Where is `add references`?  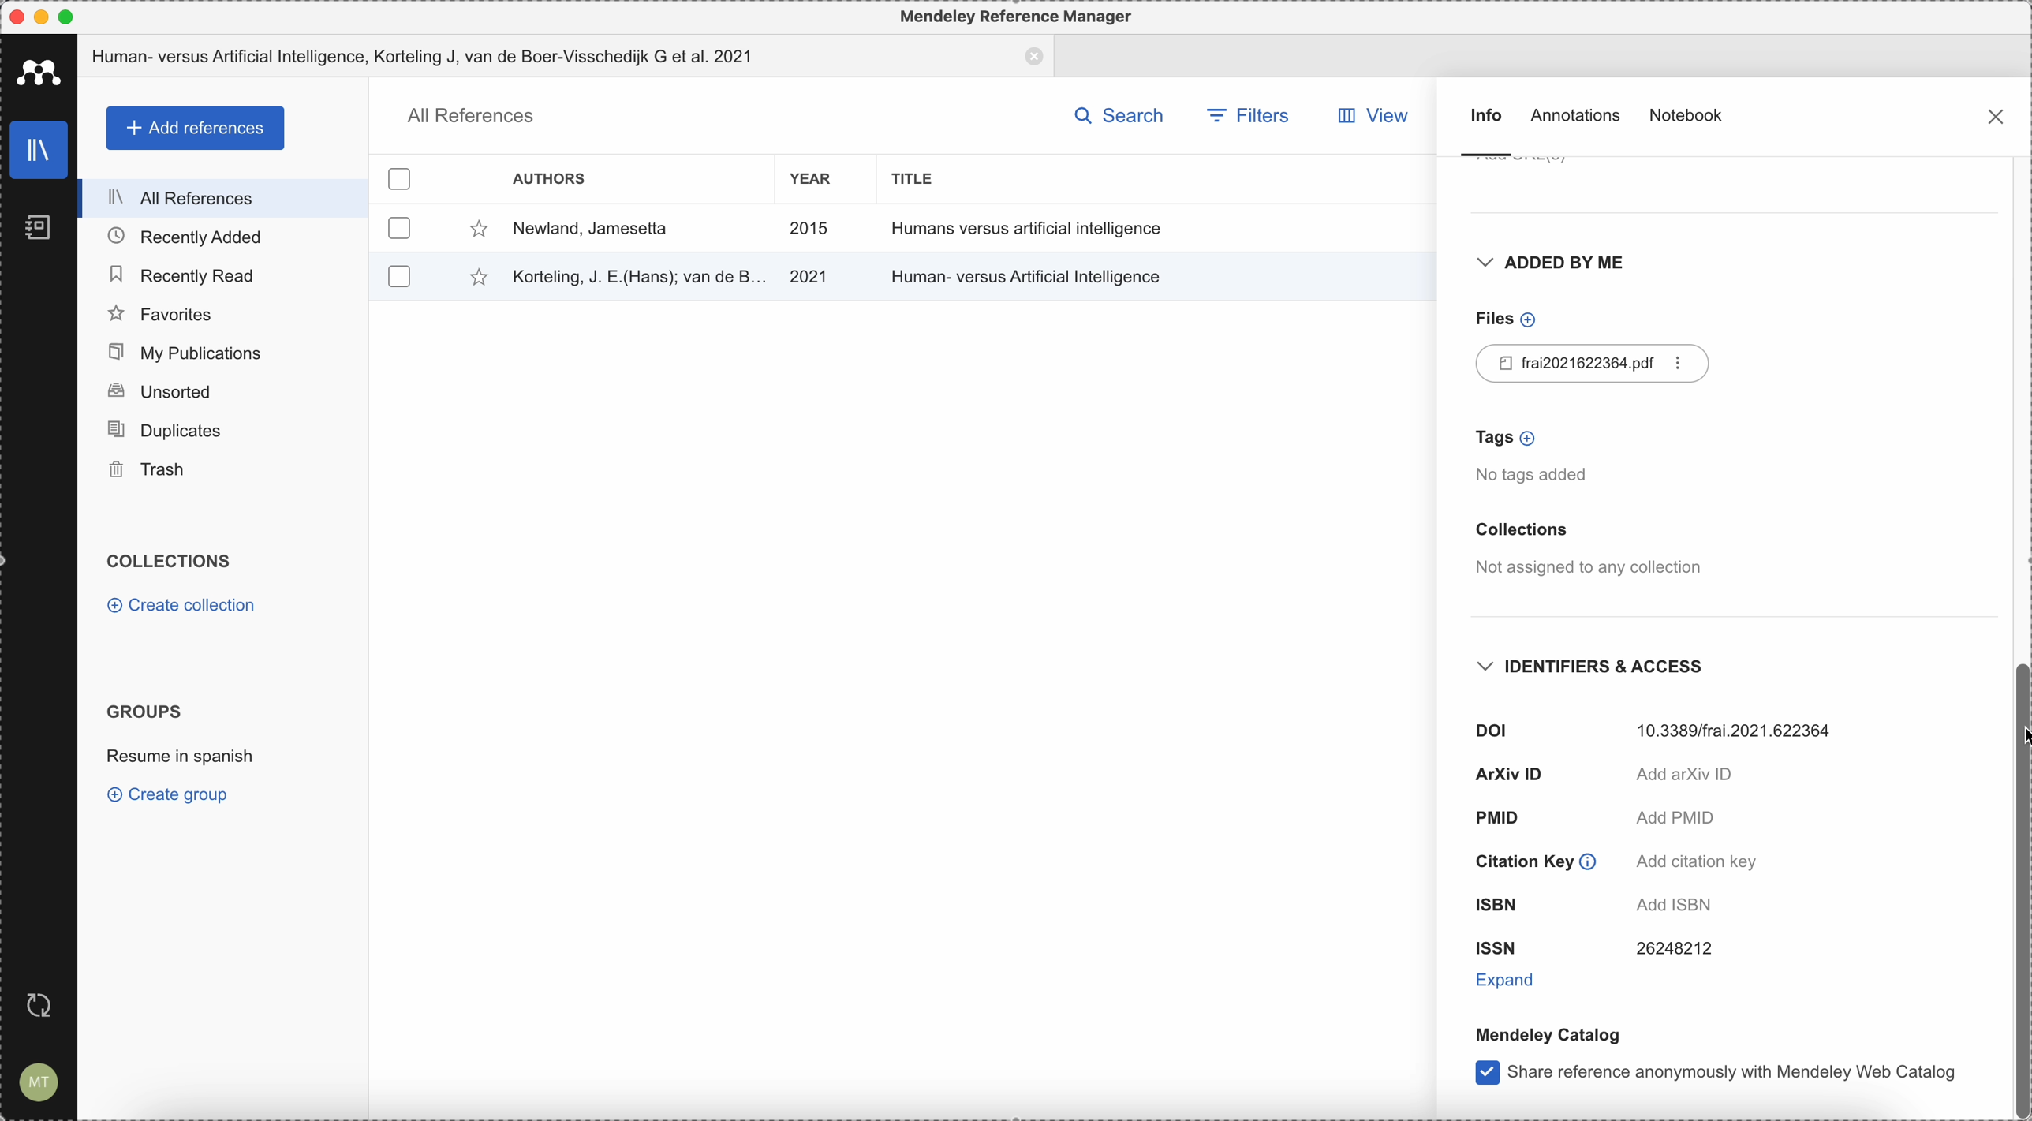 add references is located at coordinates (193, 128).